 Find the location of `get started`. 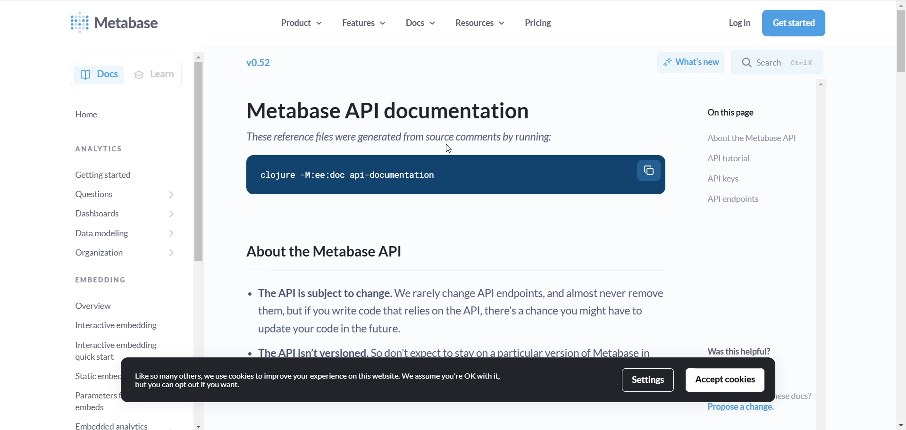

get started is located at coordinates (794, 23).